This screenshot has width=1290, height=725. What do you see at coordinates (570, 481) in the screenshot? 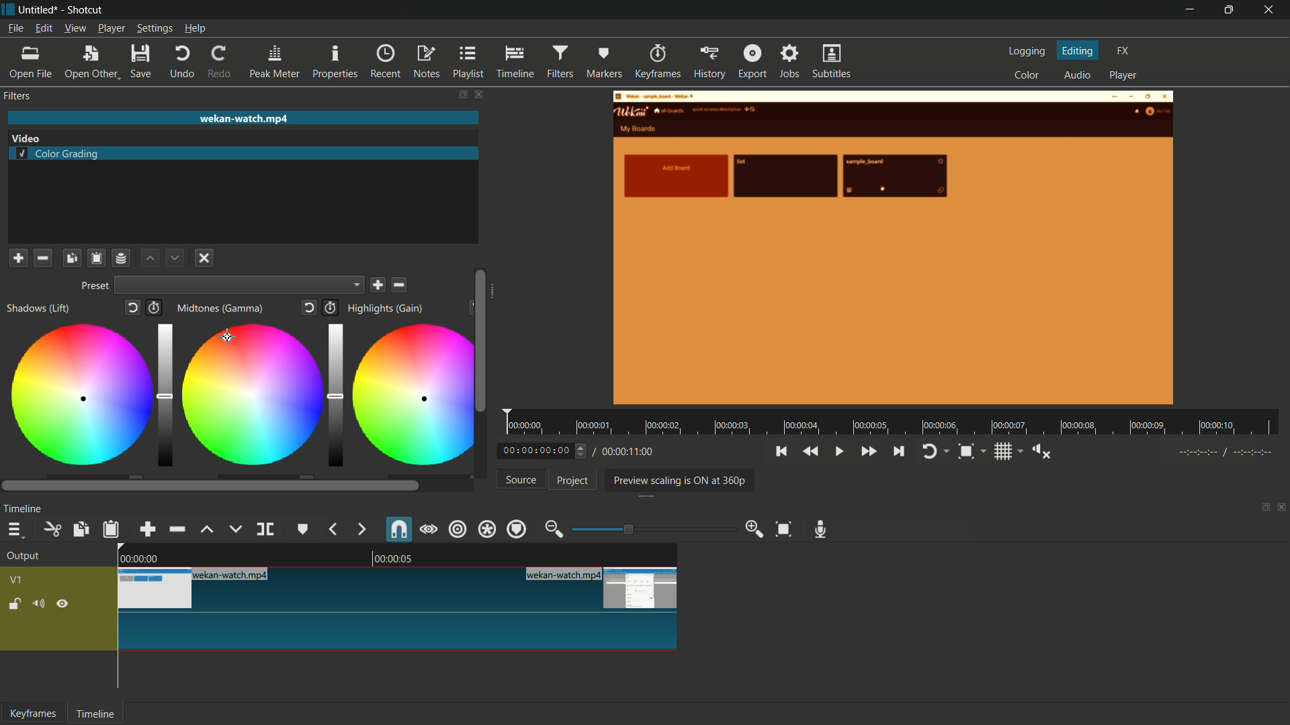
I see `project` at bounding box center [570, 481].